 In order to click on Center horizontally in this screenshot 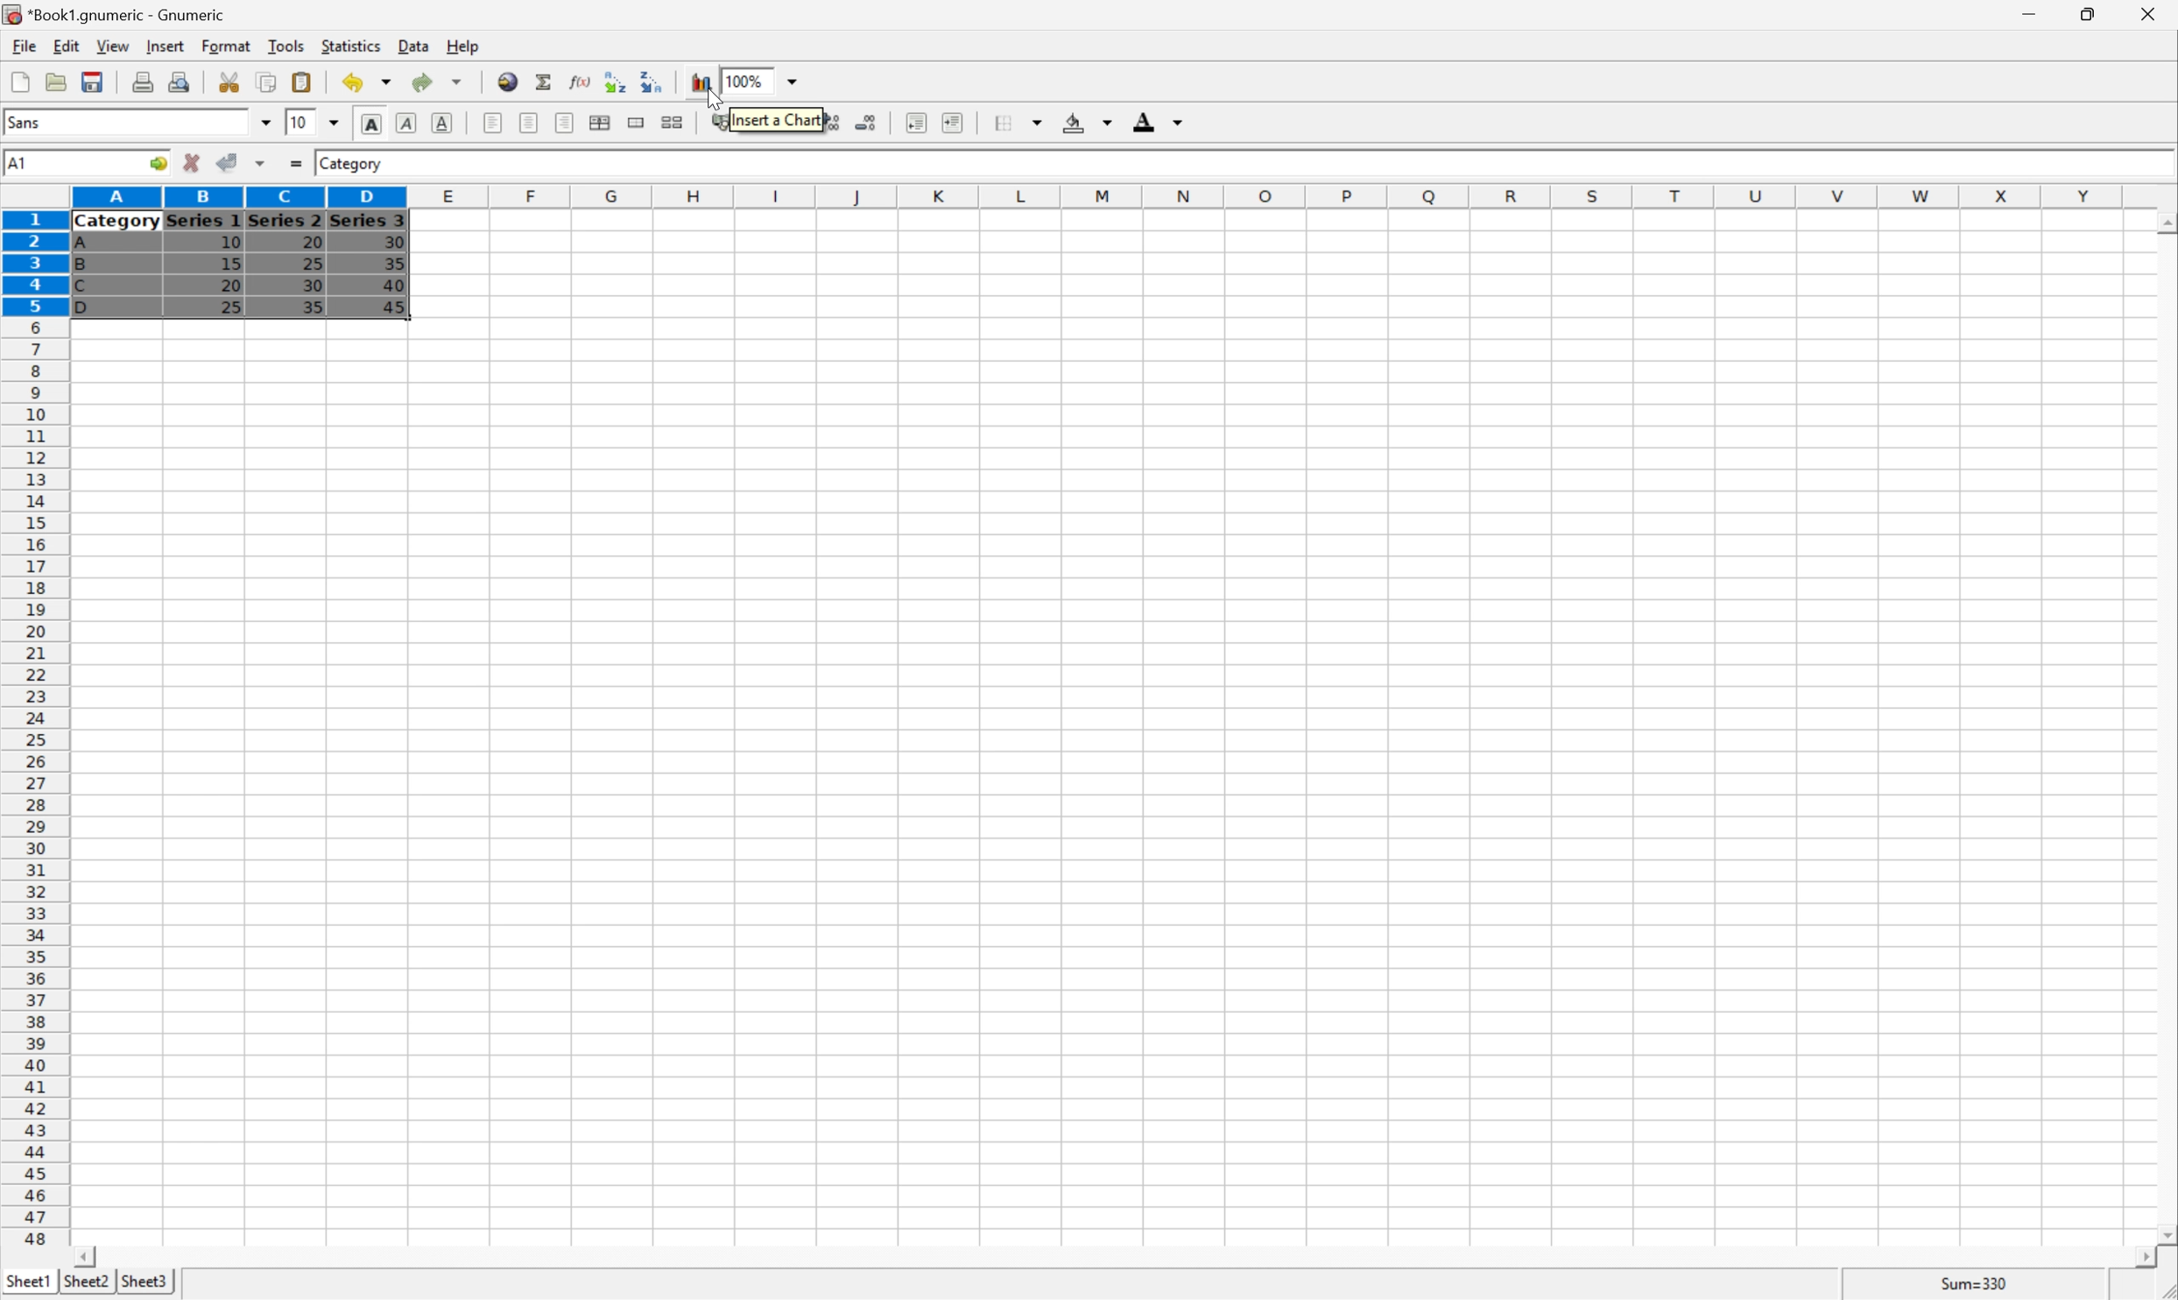, I will do `click(530, 121)`.